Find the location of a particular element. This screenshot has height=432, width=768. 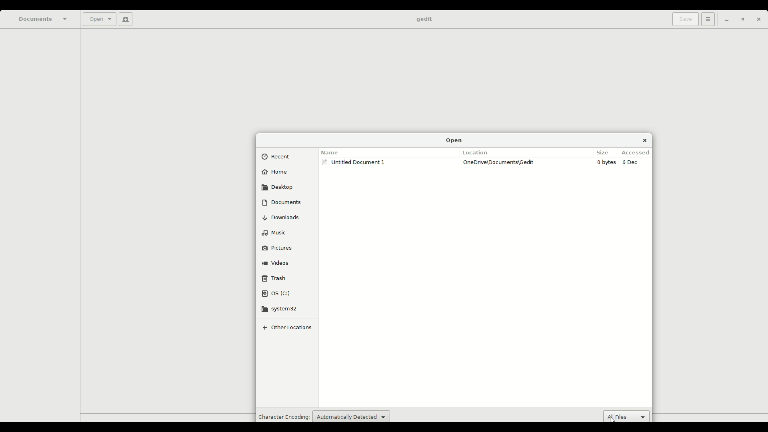

All files is located at coordinates (628, 415).